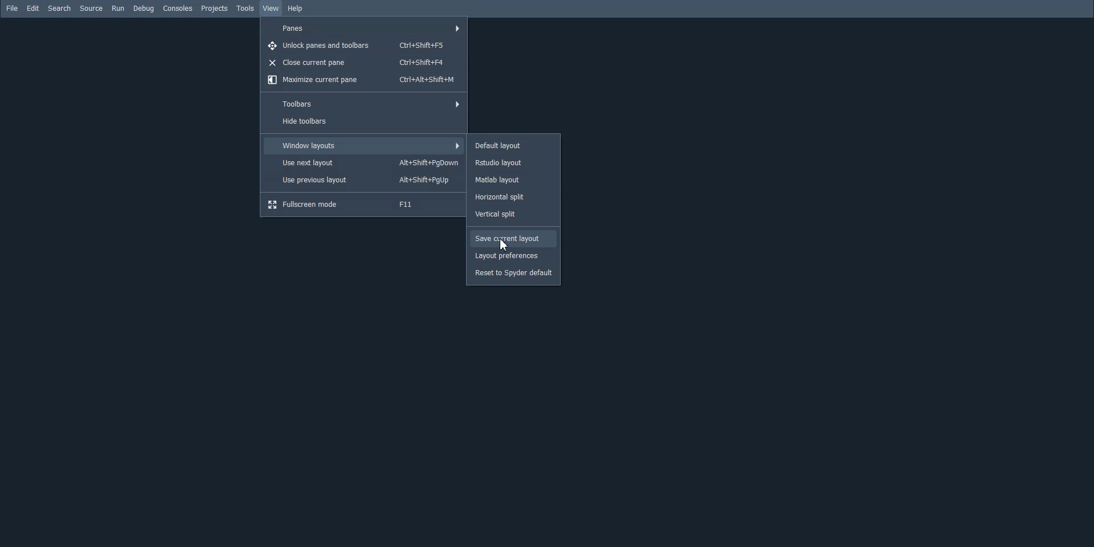 The image size is (1094, 547). I want to click on Horizontal split, so click(513, 197).